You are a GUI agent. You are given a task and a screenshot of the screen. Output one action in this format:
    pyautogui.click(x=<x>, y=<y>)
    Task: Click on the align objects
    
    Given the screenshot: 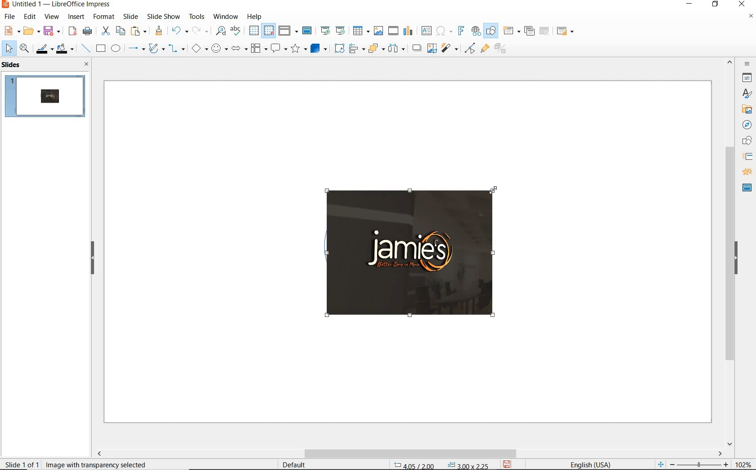 What is the action you would take?
    pyautogui.click(x=355, y=48)
    